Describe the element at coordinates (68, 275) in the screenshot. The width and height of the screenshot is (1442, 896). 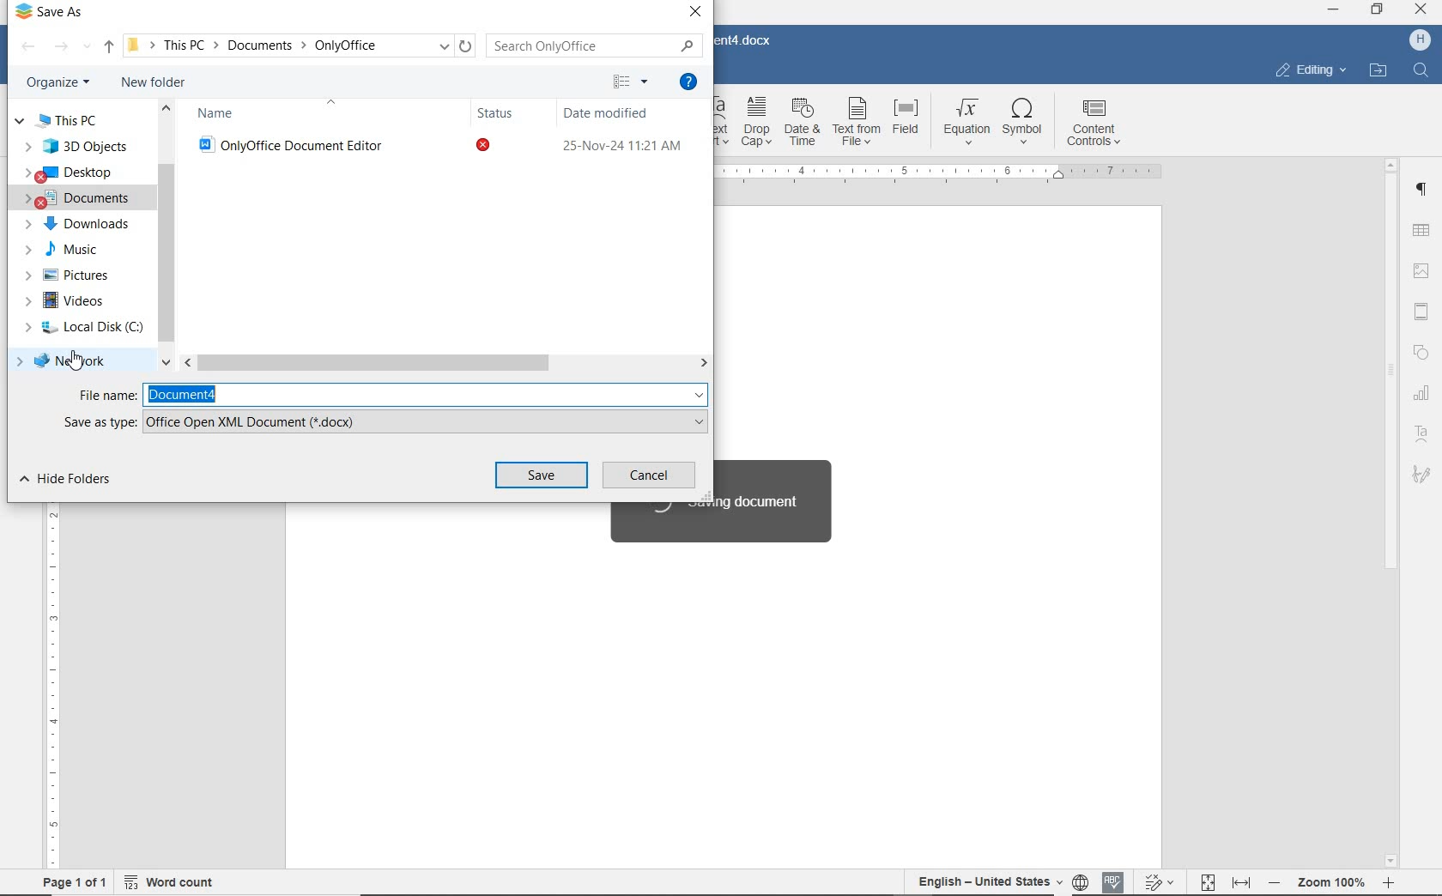
I see `PICTURES` at that location.